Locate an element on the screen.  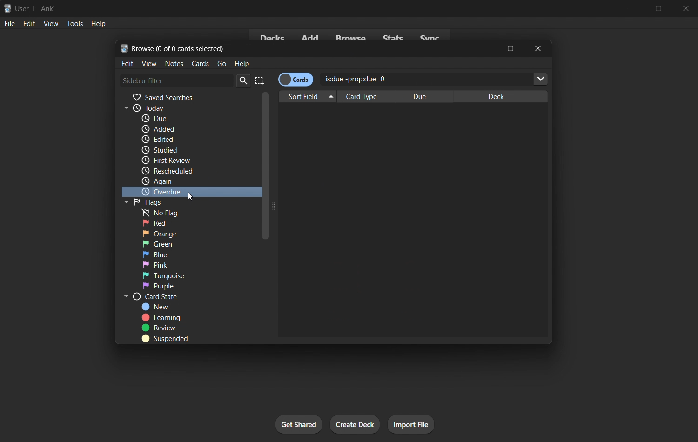
due is located at coordinates (186, 118).